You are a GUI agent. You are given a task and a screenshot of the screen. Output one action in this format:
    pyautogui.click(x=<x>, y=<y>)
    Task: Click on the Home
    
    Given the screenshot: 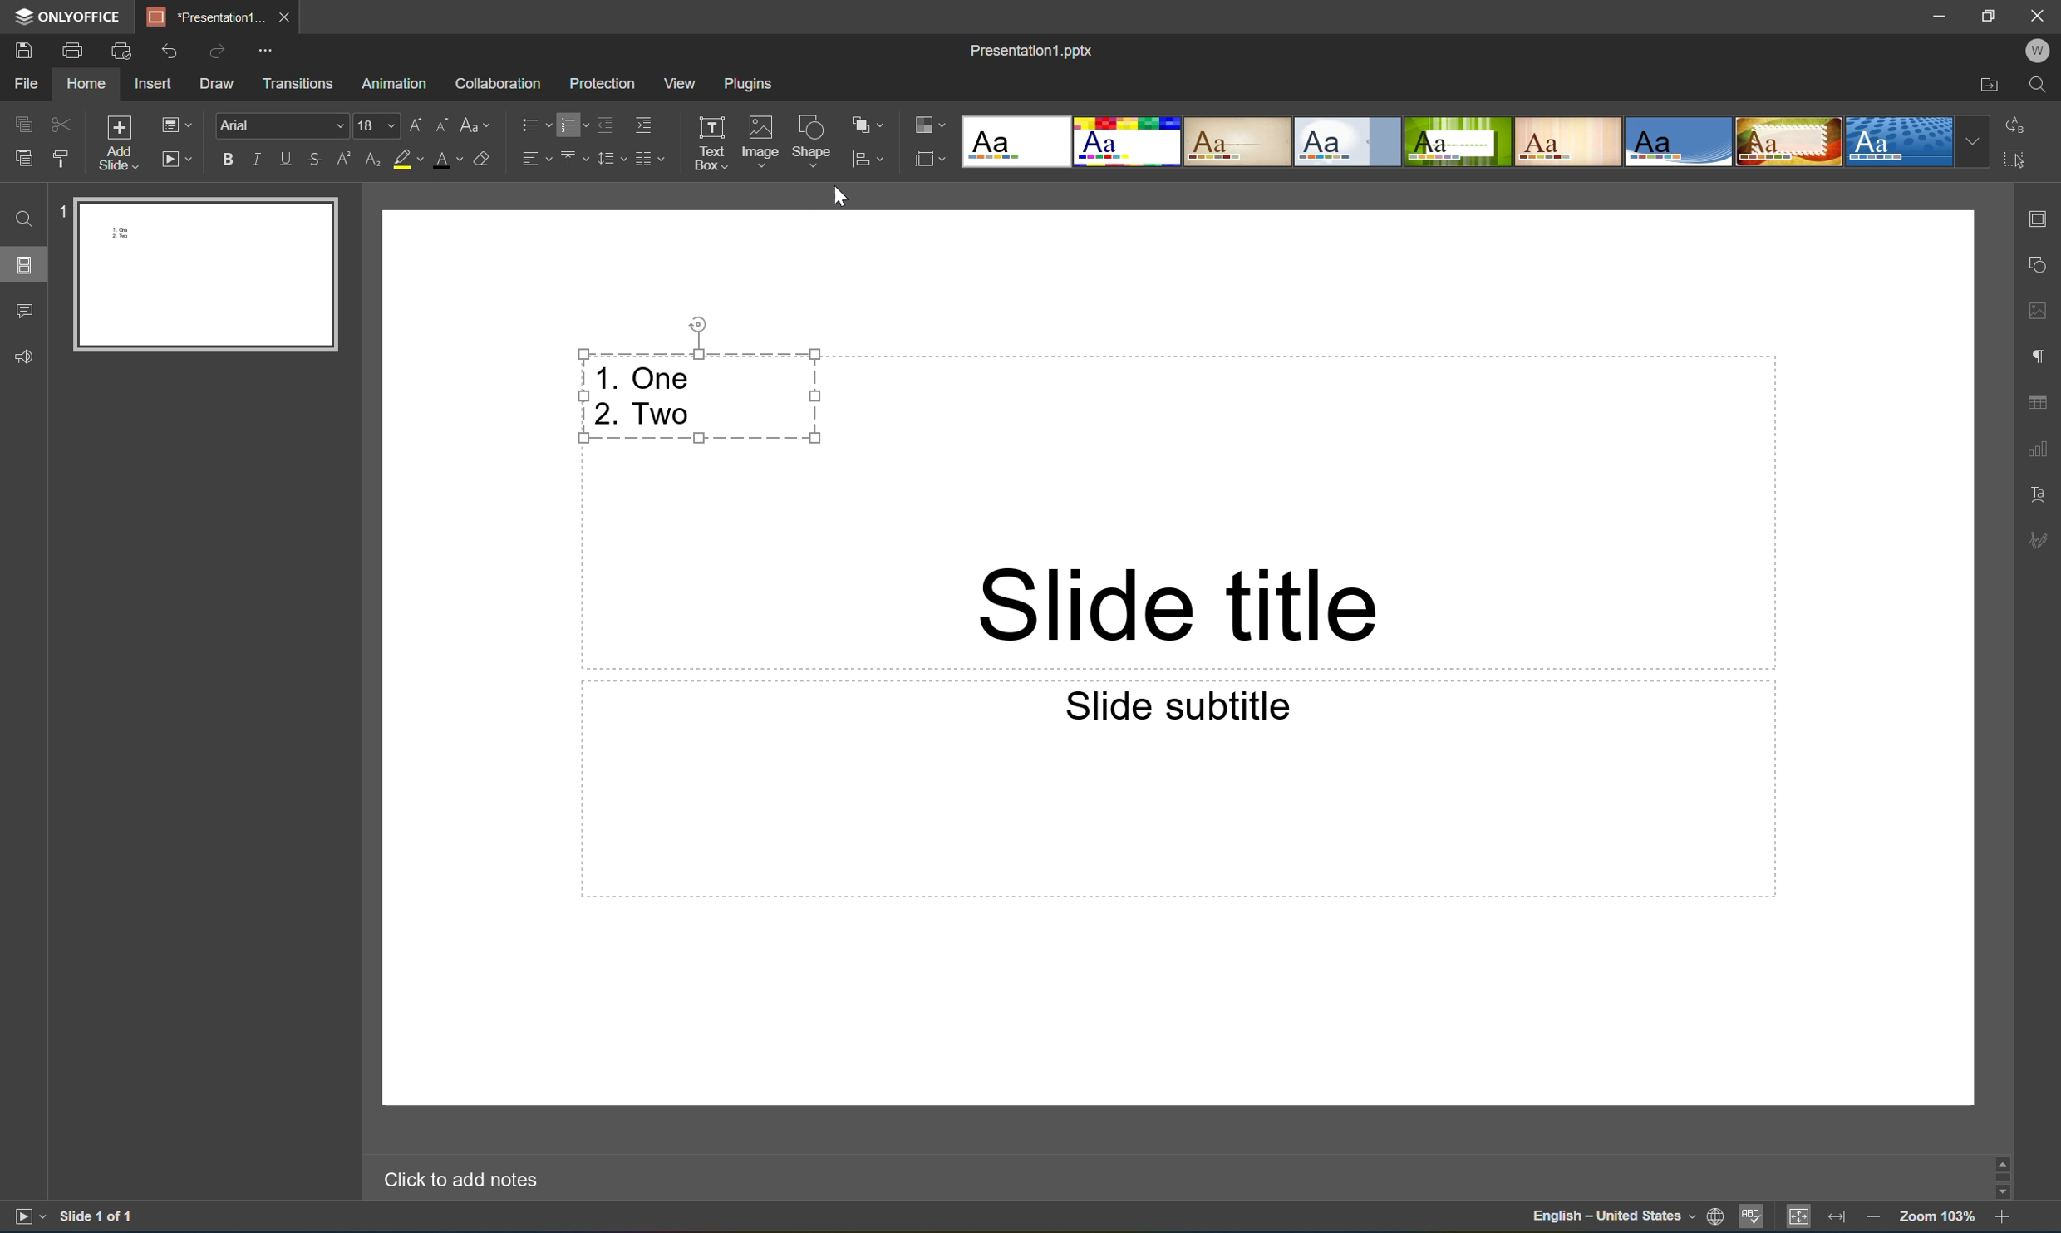 What is the action you would take?
    pyautogui.click(x=89, y=83)
    